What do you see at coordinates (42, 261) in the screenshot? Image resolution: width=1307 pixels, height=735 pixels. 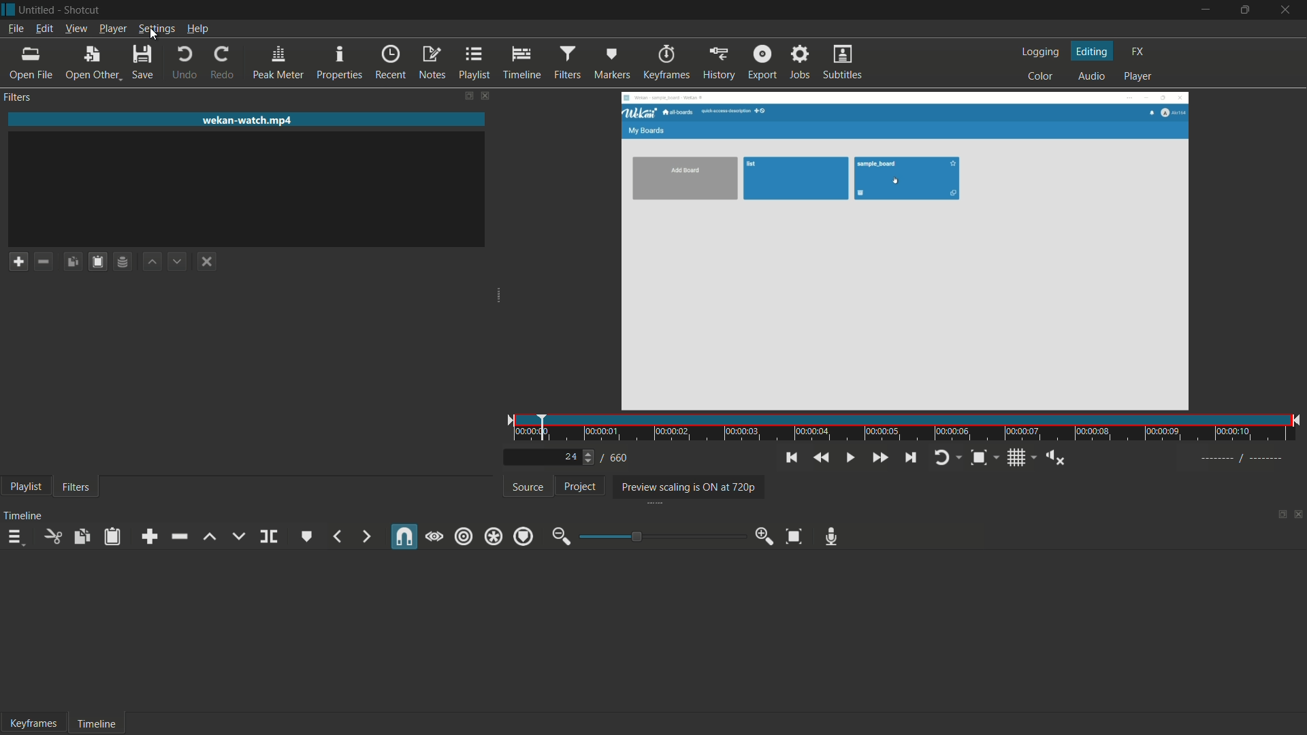 I see `remove a filter` at bounding box center [42, 261].